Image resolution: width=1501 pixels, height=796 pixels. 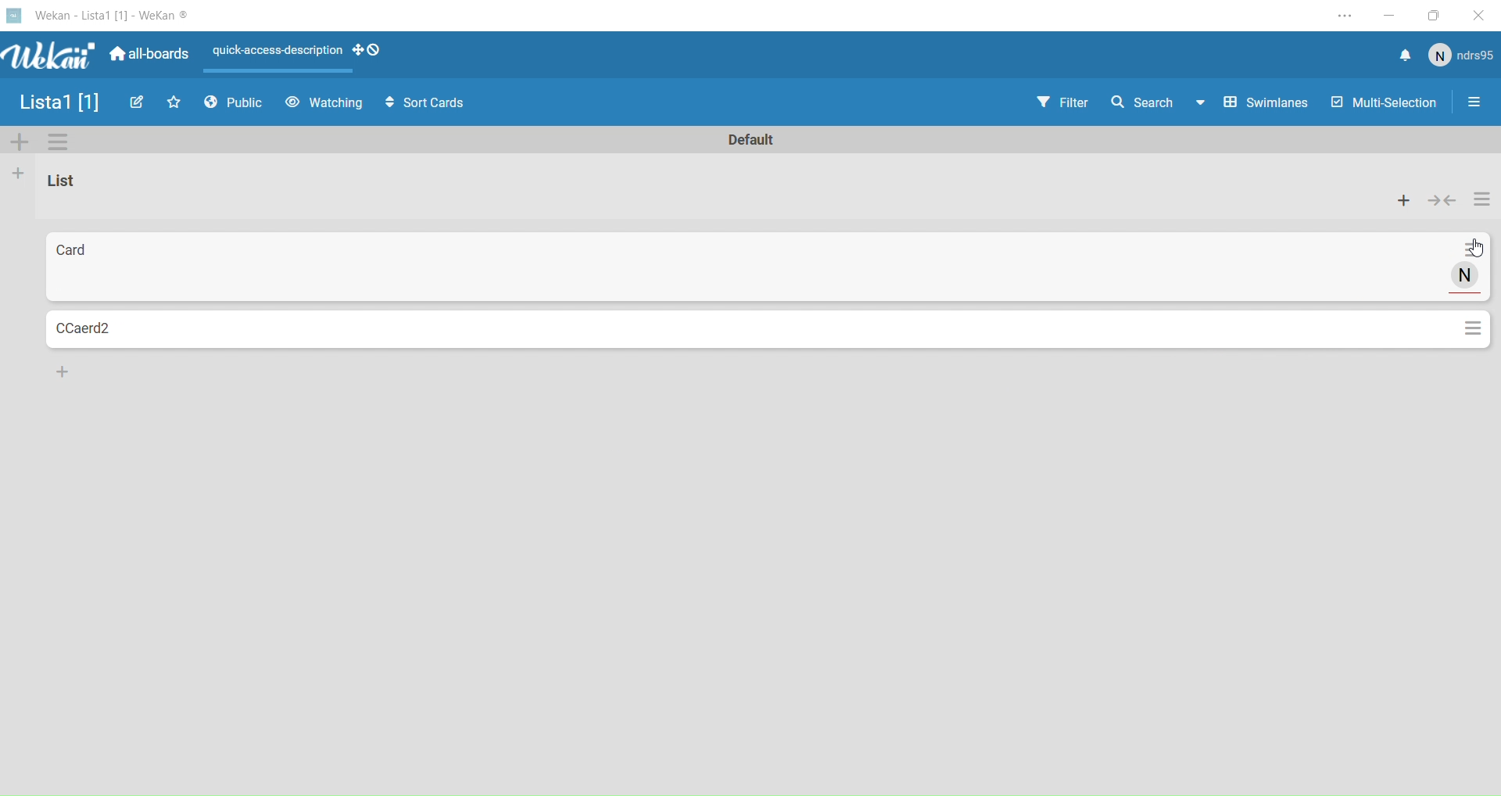 I want to click on Search, so click(x=1147, y=103).